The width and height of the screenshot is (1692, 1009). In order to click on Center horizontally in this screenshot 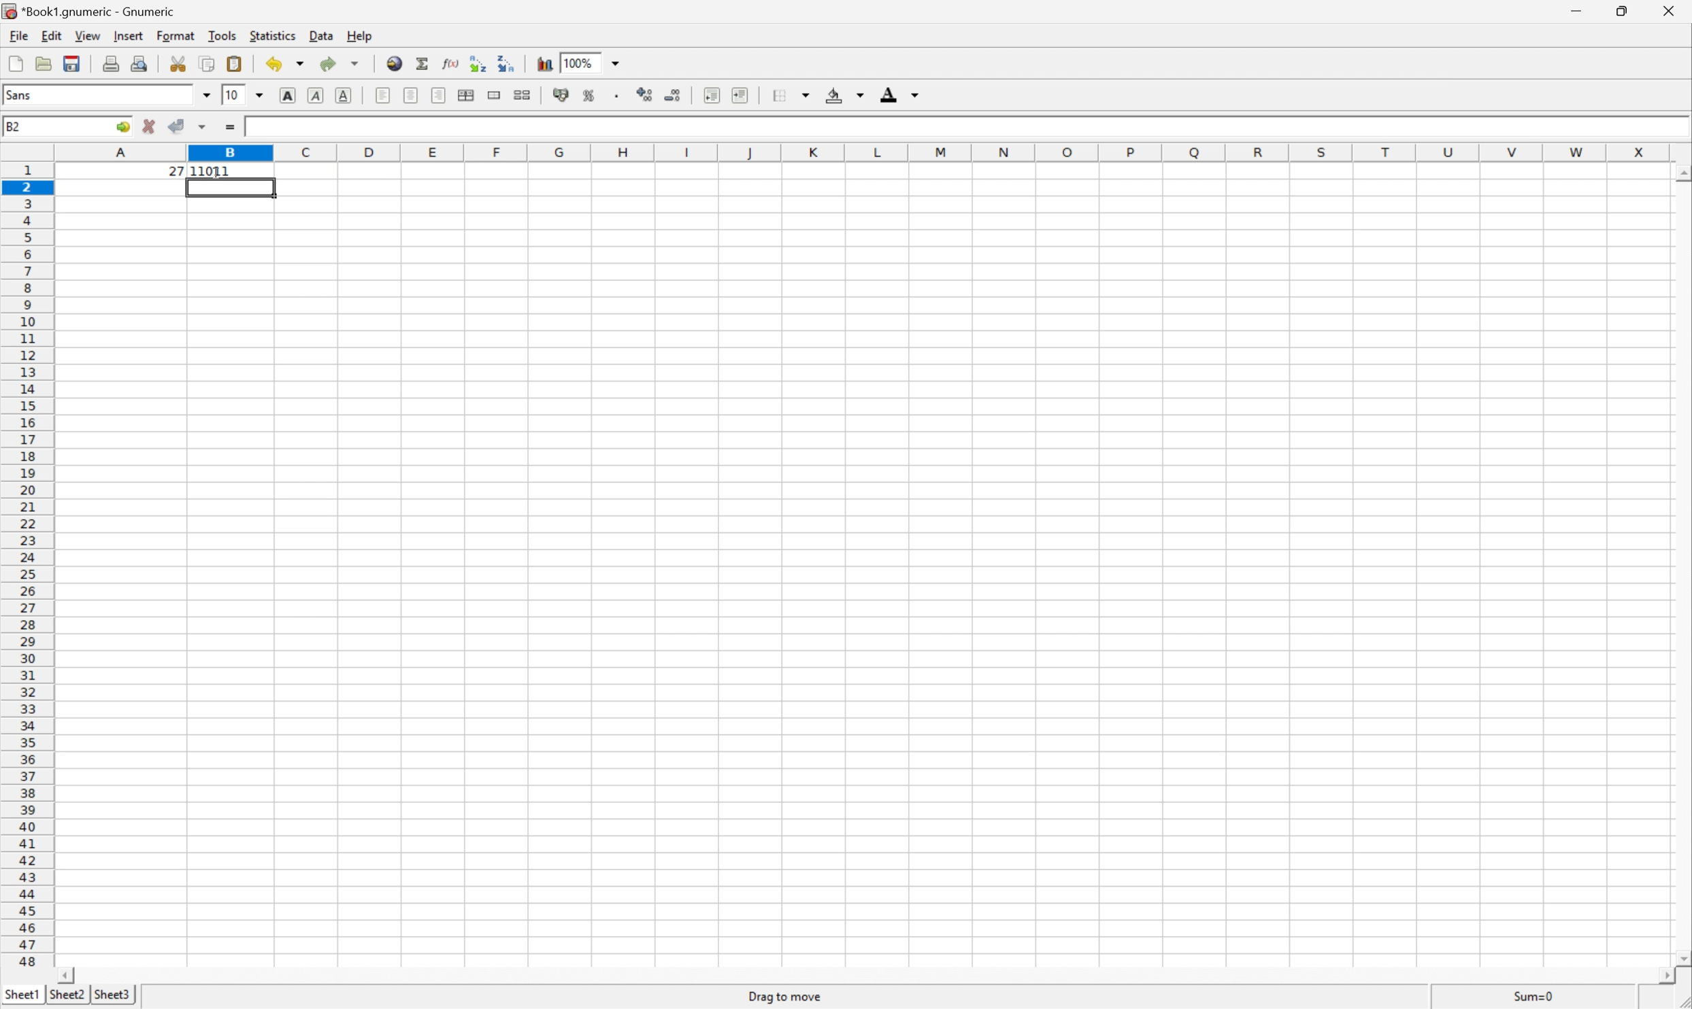, I will do `click(408, 93)`.